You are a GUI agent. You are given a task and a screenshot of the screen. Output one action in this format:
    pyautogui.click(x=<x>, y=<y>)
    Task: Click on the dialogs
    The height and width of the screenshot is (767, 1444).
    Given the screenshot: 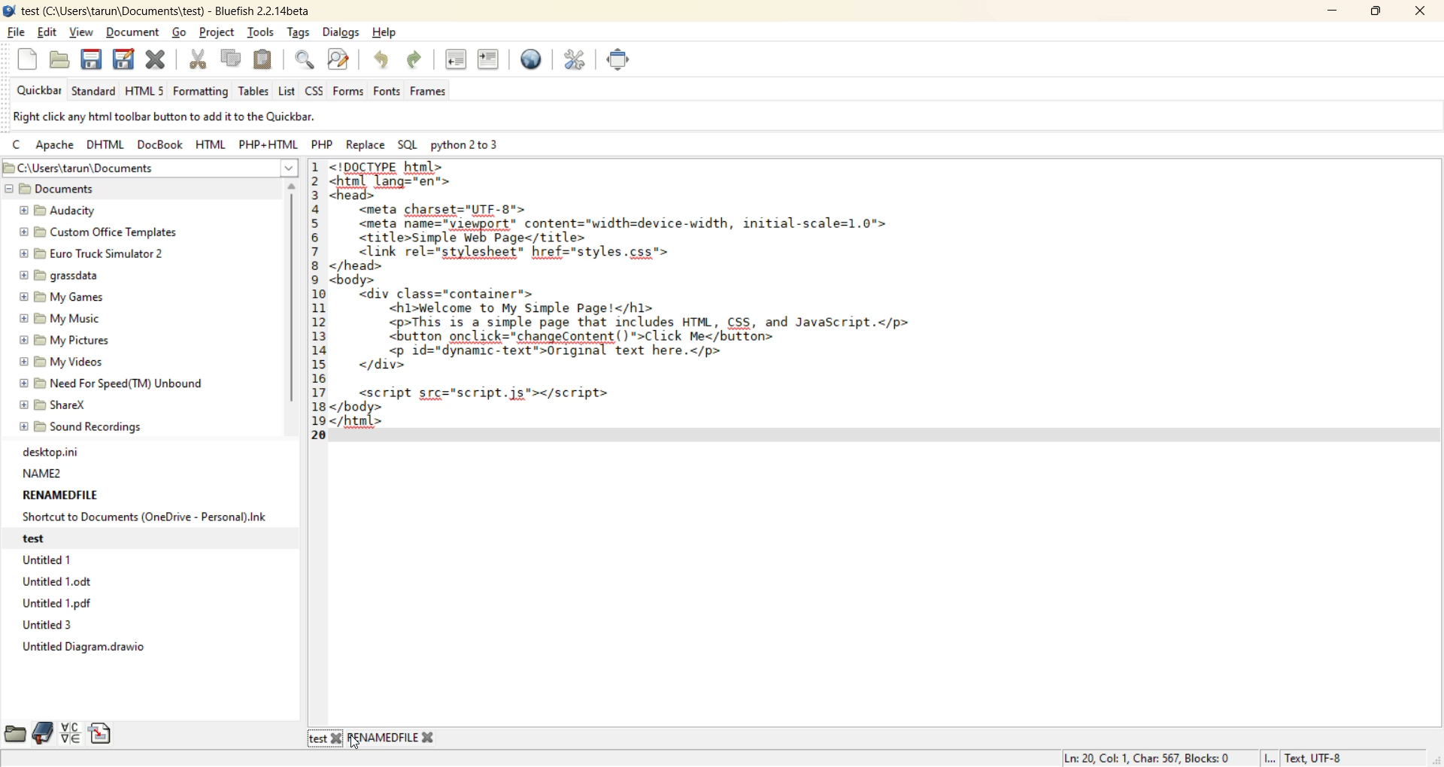 What is the action you would take?
    pyautogui.click(x=345, y=33)
    